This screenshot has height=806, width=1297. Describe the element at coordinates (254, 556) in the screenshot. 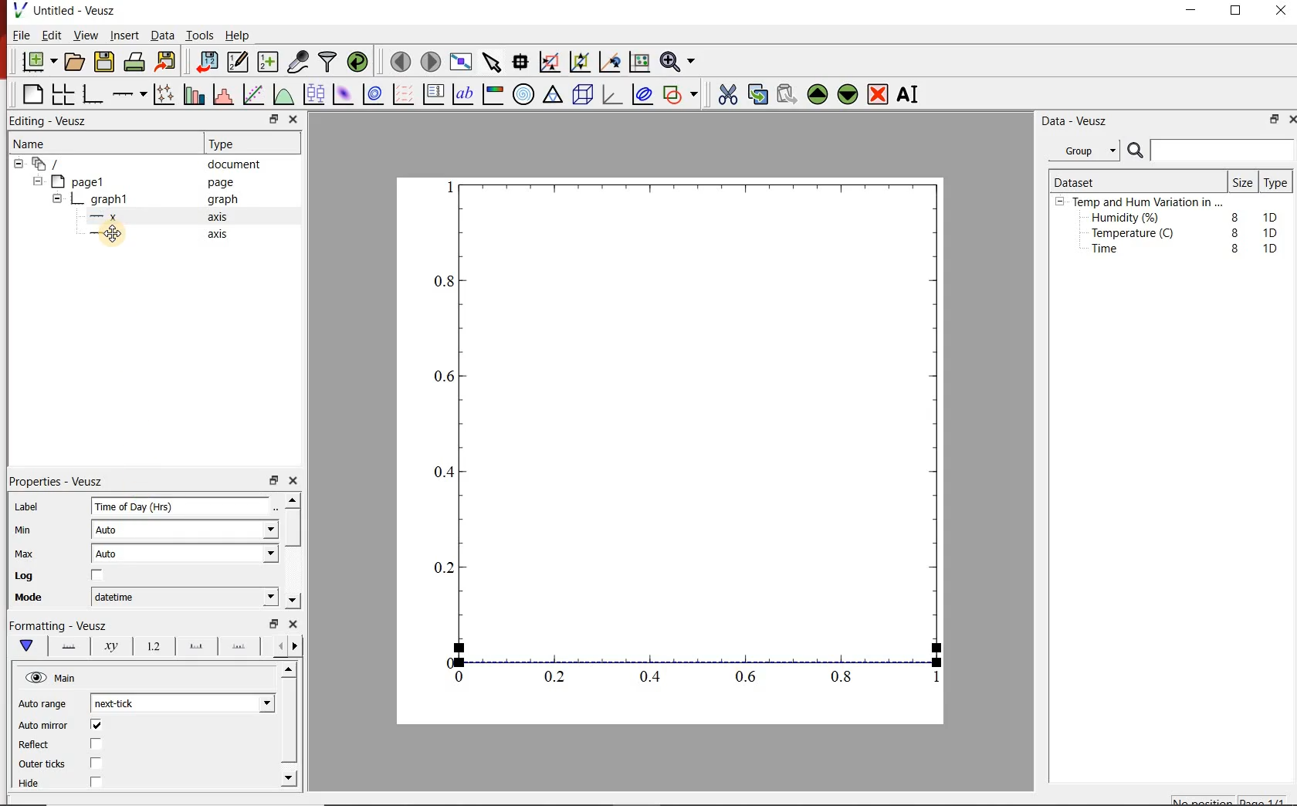

I see `Max dropdown` at that location.